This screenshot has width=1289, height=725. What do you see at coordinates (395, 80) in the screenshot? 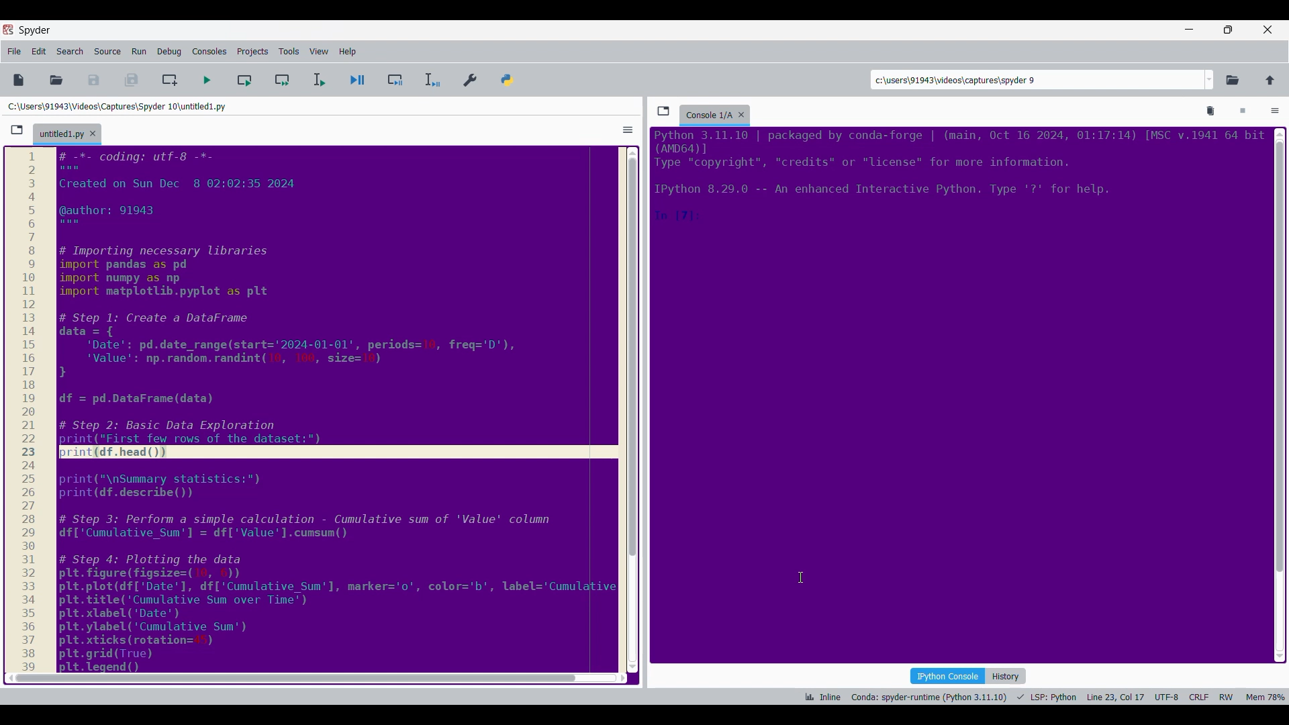
I see `Debug cell` at bounding box center [395, 80].